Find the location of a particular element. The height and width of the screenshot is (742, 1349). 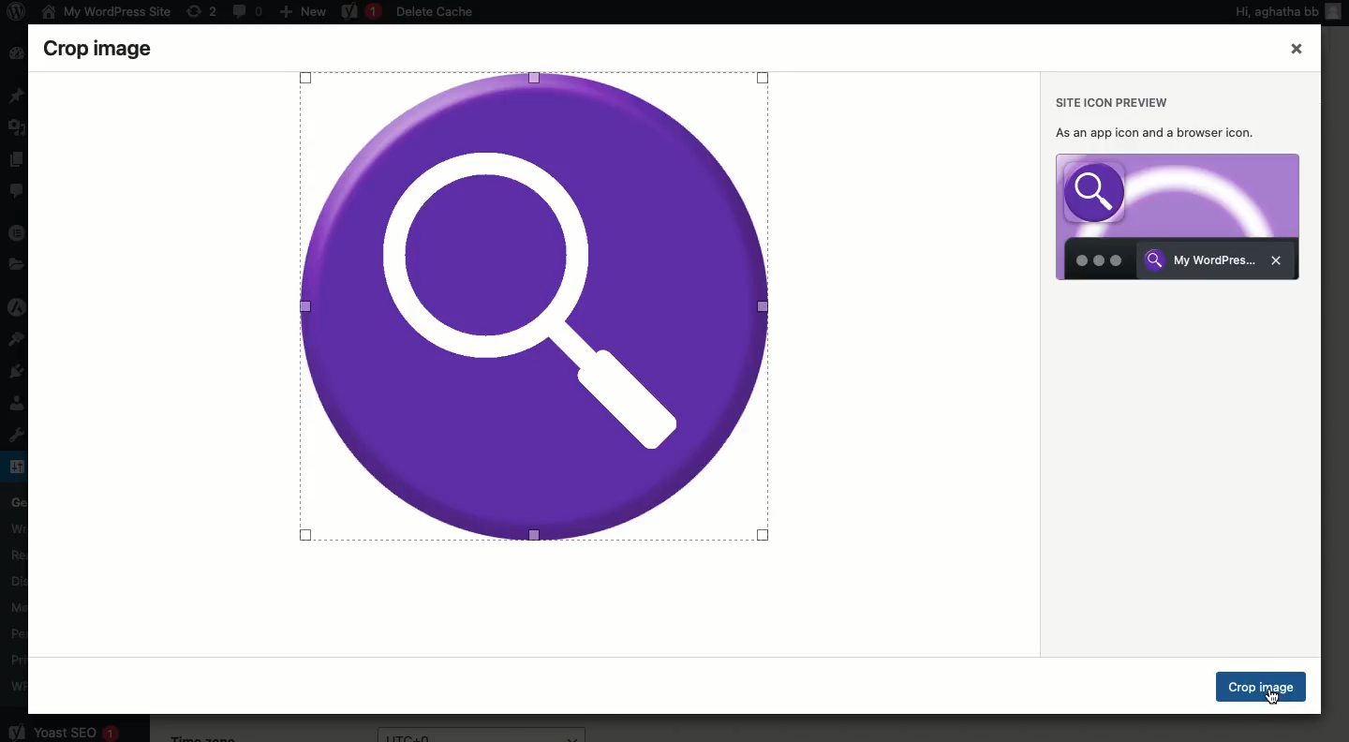

Image to be cropped is located at coordinates (532, 305).